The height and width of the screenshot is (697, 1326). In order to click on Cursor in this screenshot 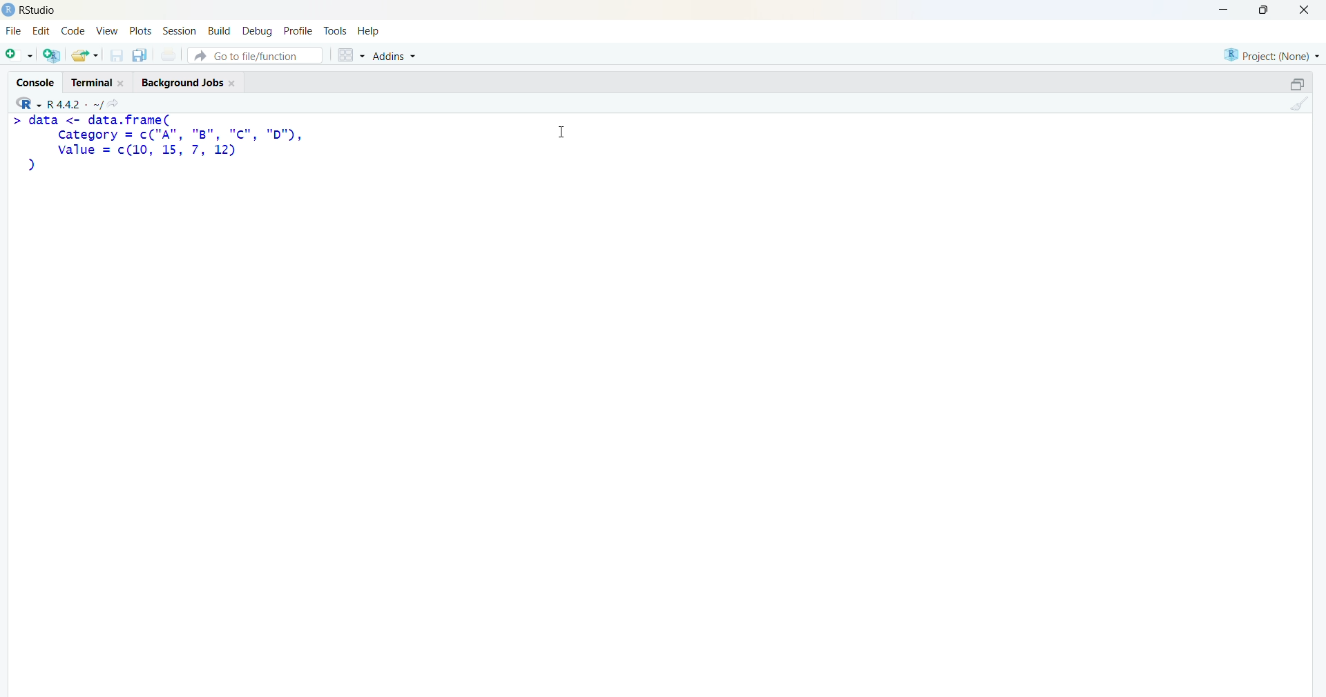, I will do `click(562, 130)`.